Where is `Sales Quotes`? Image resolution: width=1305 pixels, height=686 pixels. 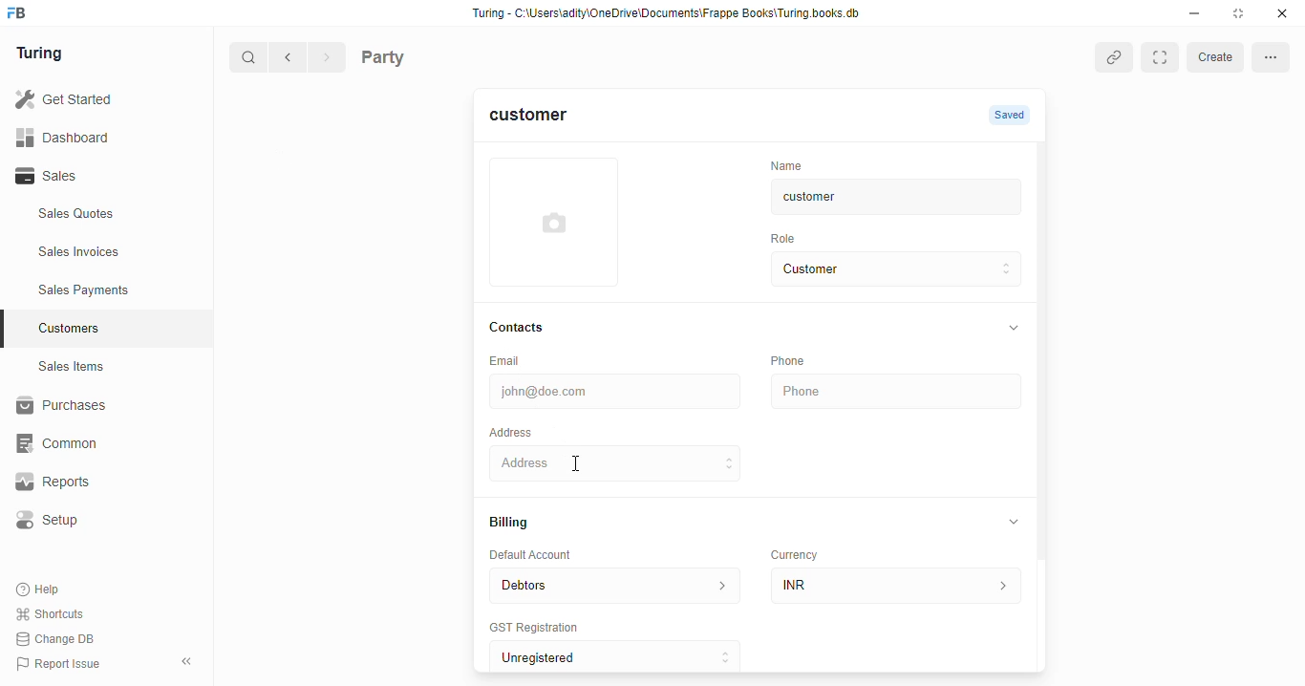 Sales Quotes is located at coordinates (102, 216).